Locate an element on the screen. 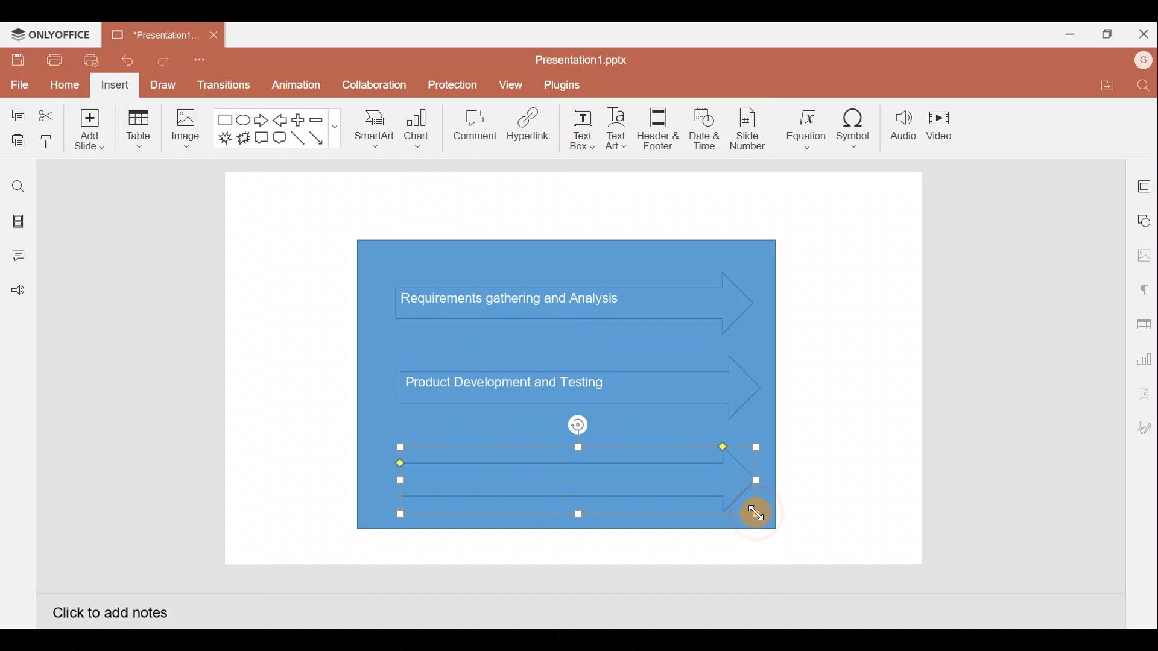 This screenshot has width=1158, height=651. Cursor on 3rd inserted right arrow shape is located at coordinates (750, 510).